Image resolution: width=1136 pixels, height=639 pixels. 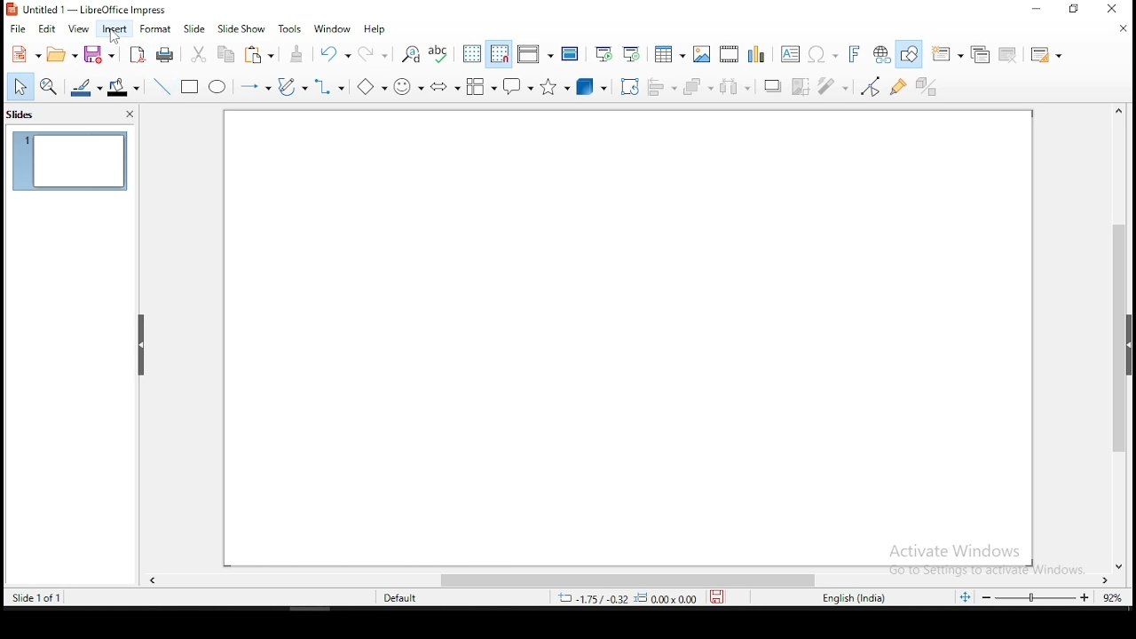 What do you see at coordinates (28, 114) in the screenshot?
I see `slides` at bounding box center [28, 114].